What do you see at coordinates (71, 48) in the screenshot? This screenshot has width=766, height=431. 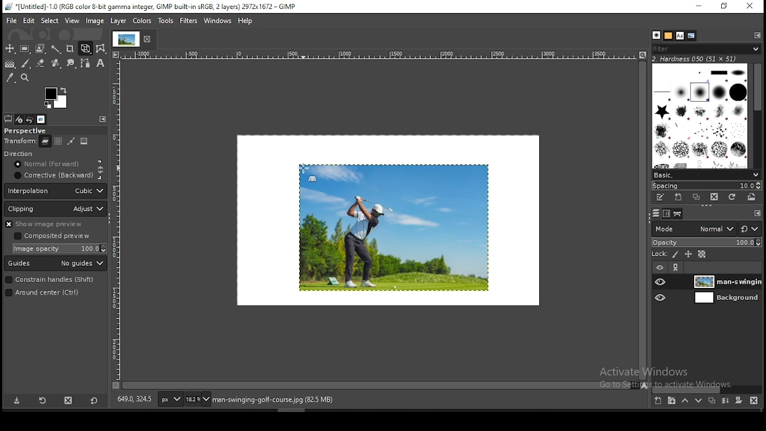 I see `crop tool` at bounding box center [71, 48].